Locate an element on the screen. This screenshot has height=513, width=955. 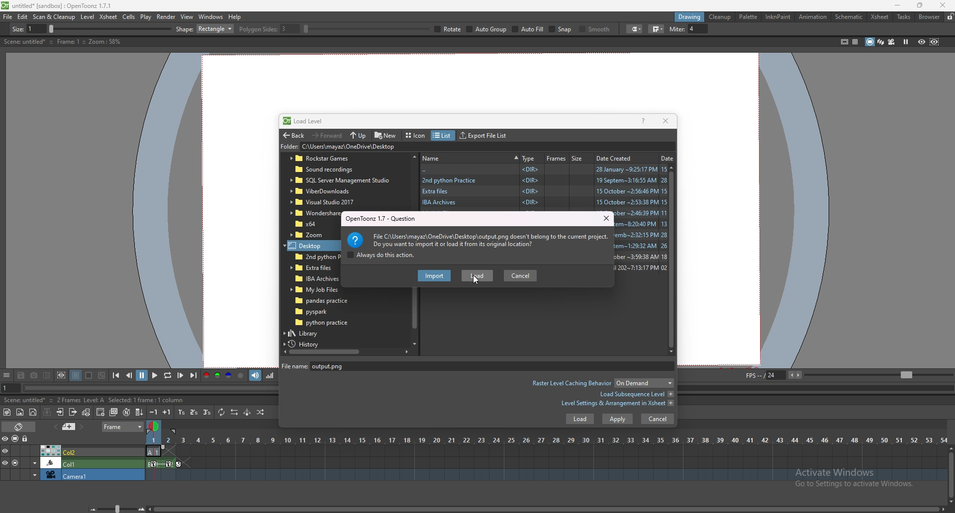
ploygon slides is located at coordinates (469, 29).